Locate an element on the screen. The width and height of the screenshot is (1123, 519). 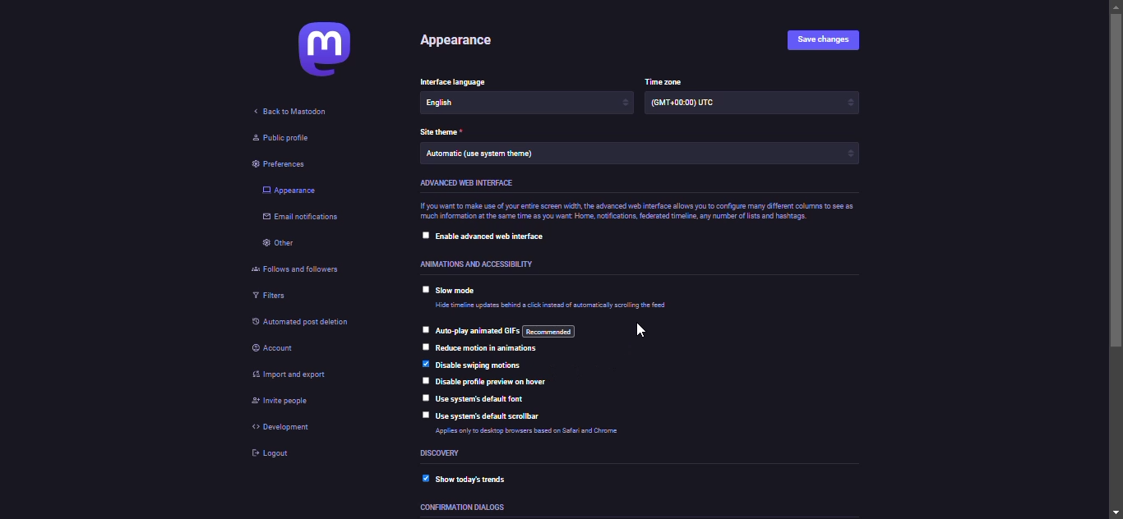
click to select is located at coordinates (425, 413).